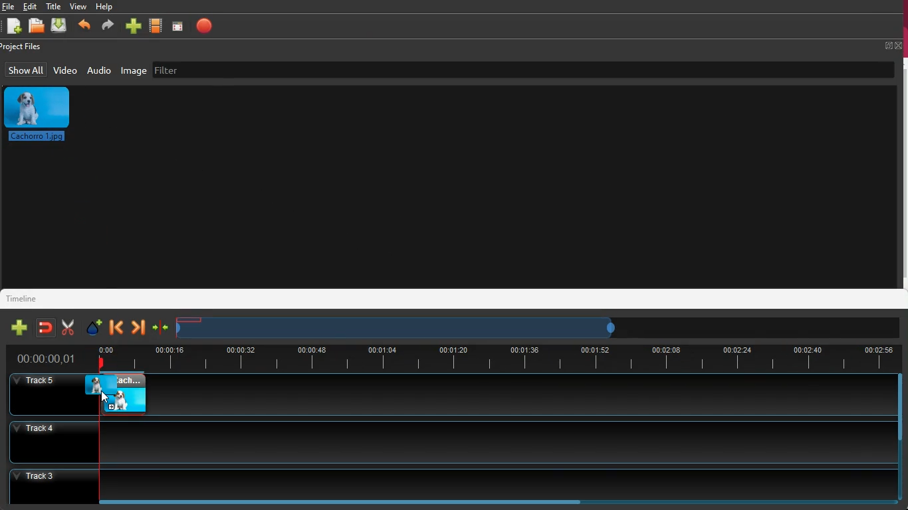  I want to click on cut, so click(67, 326).